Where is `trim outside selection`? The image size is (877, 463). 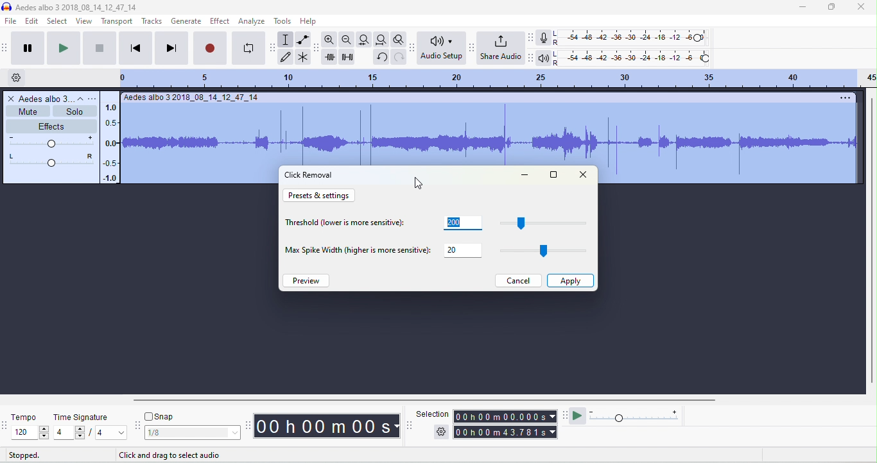 trim outside selection is located at coordinates (331, 56).